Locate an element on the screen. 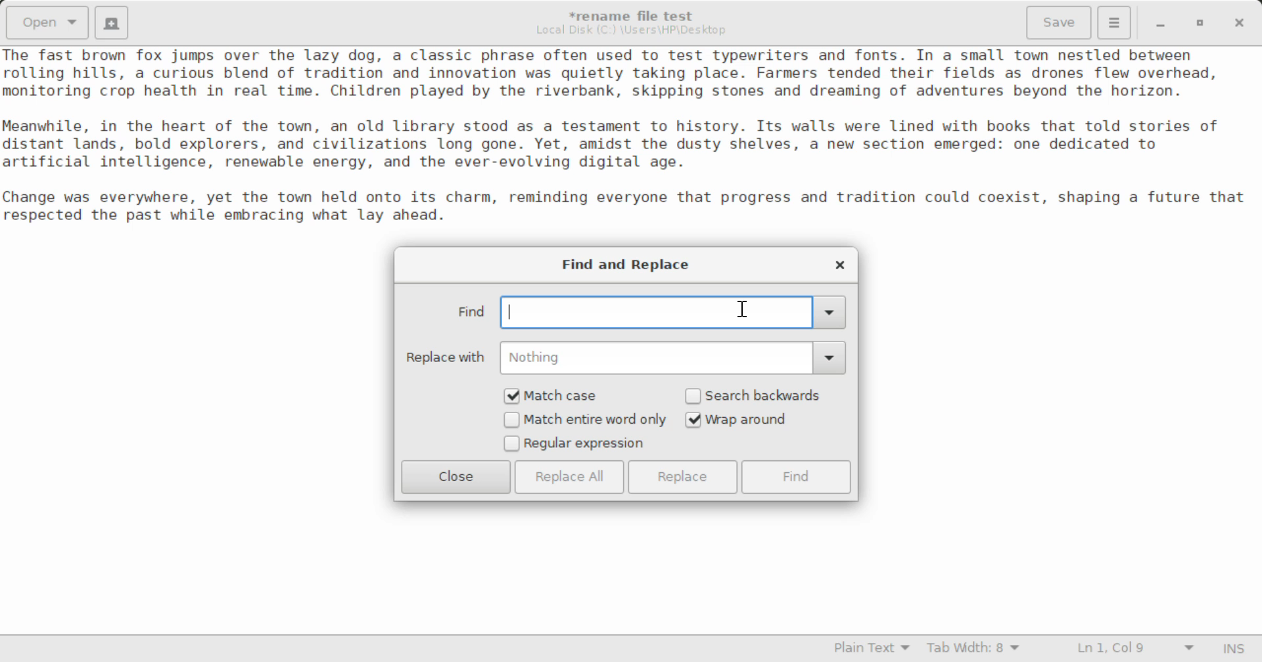 Image resolution: width=1262 pixels, height=662 pixels. Tab Width 8 is located at coordinates (973, 650).